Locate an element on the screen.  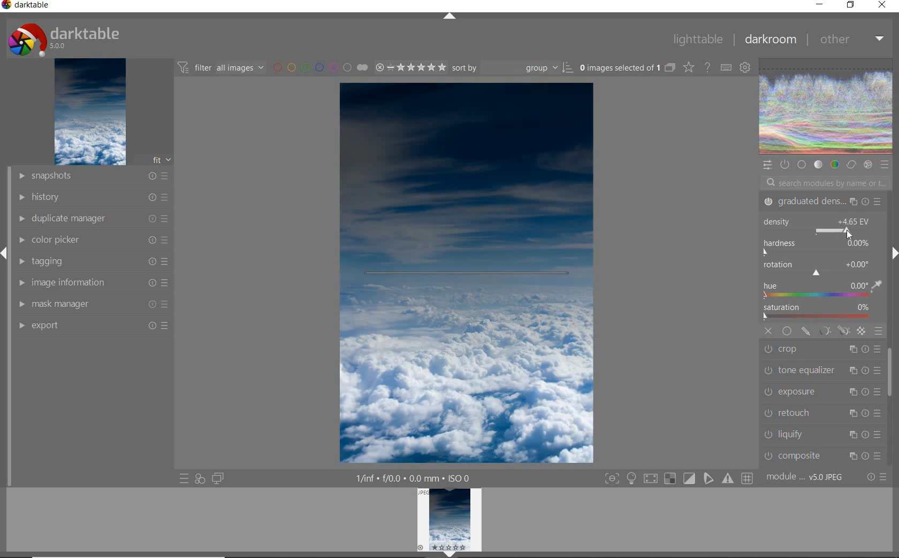
COLOR PICKER is located at coordinates (94, 241).